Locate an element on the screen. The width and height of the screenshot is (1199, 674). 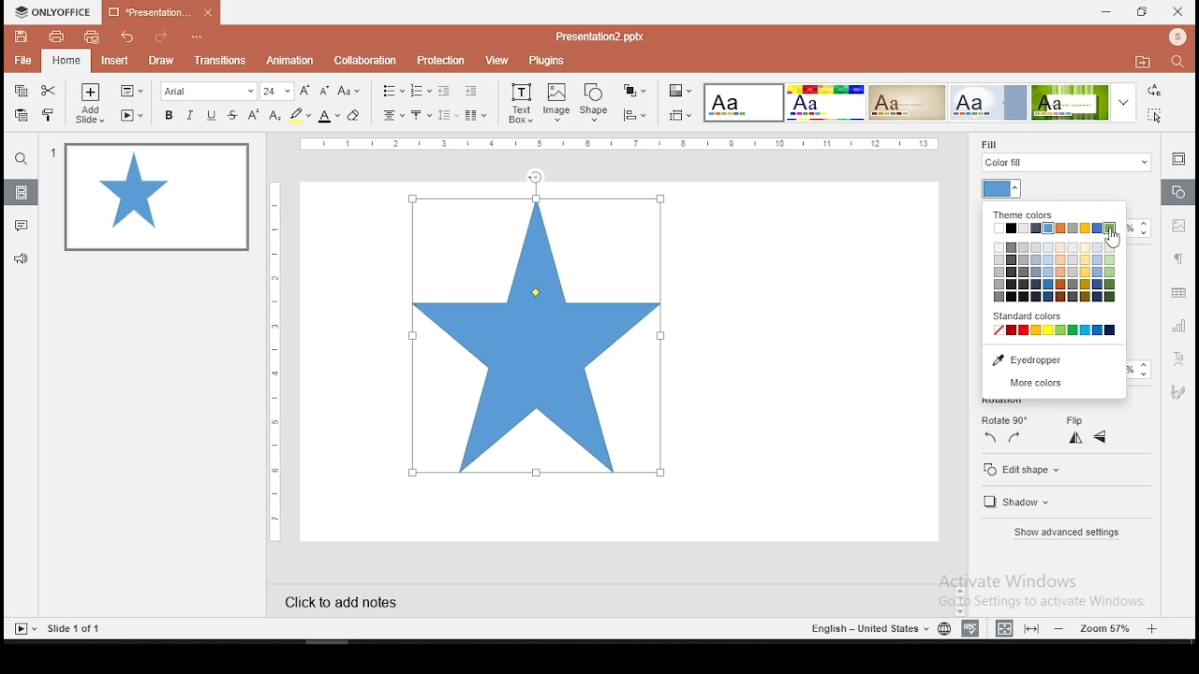
slide 1 is located at coordinates (159, 199).